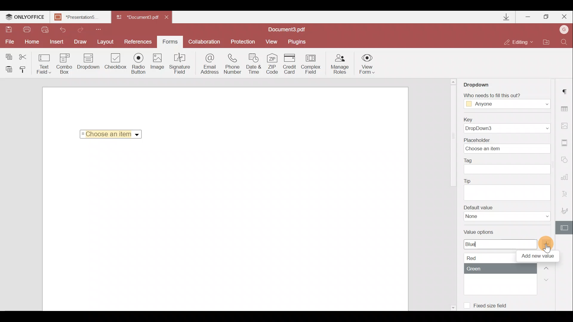 This screenshot has height=322, width=573. What do you see at coordinates (507, 189) in the screenshot?
I see `Tip` at bounding box center [507, 189].